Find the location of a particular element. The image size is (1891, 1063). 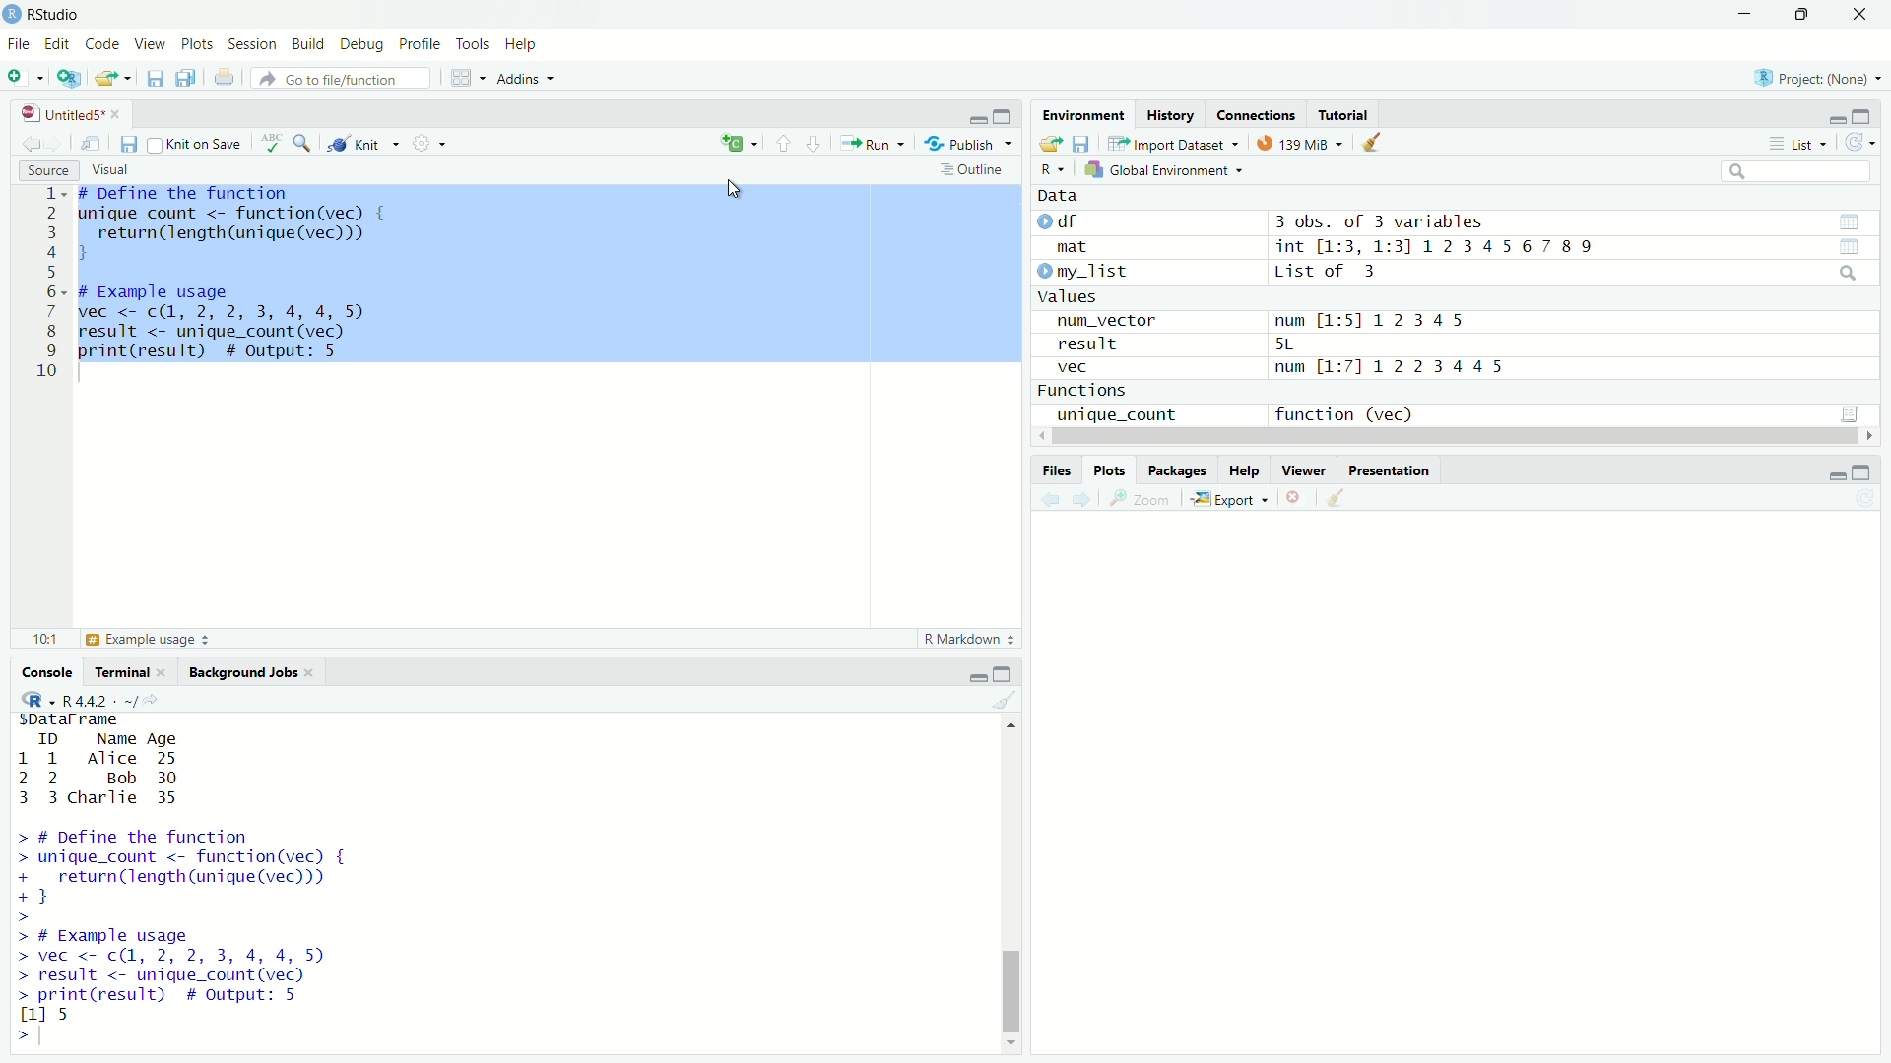

save is located at coordinates (128, 145).